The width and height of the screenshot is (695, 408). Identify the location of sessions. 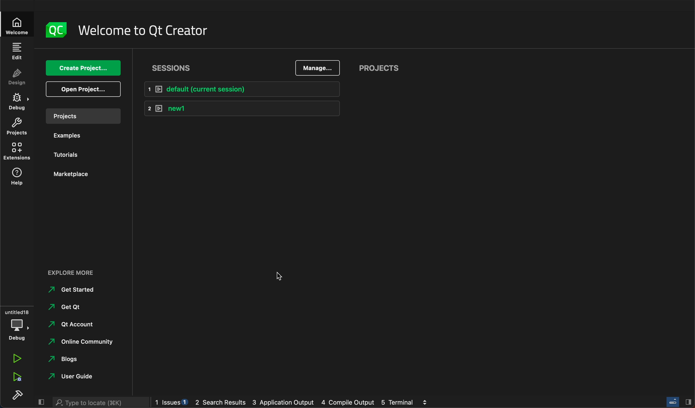
(173, 67).